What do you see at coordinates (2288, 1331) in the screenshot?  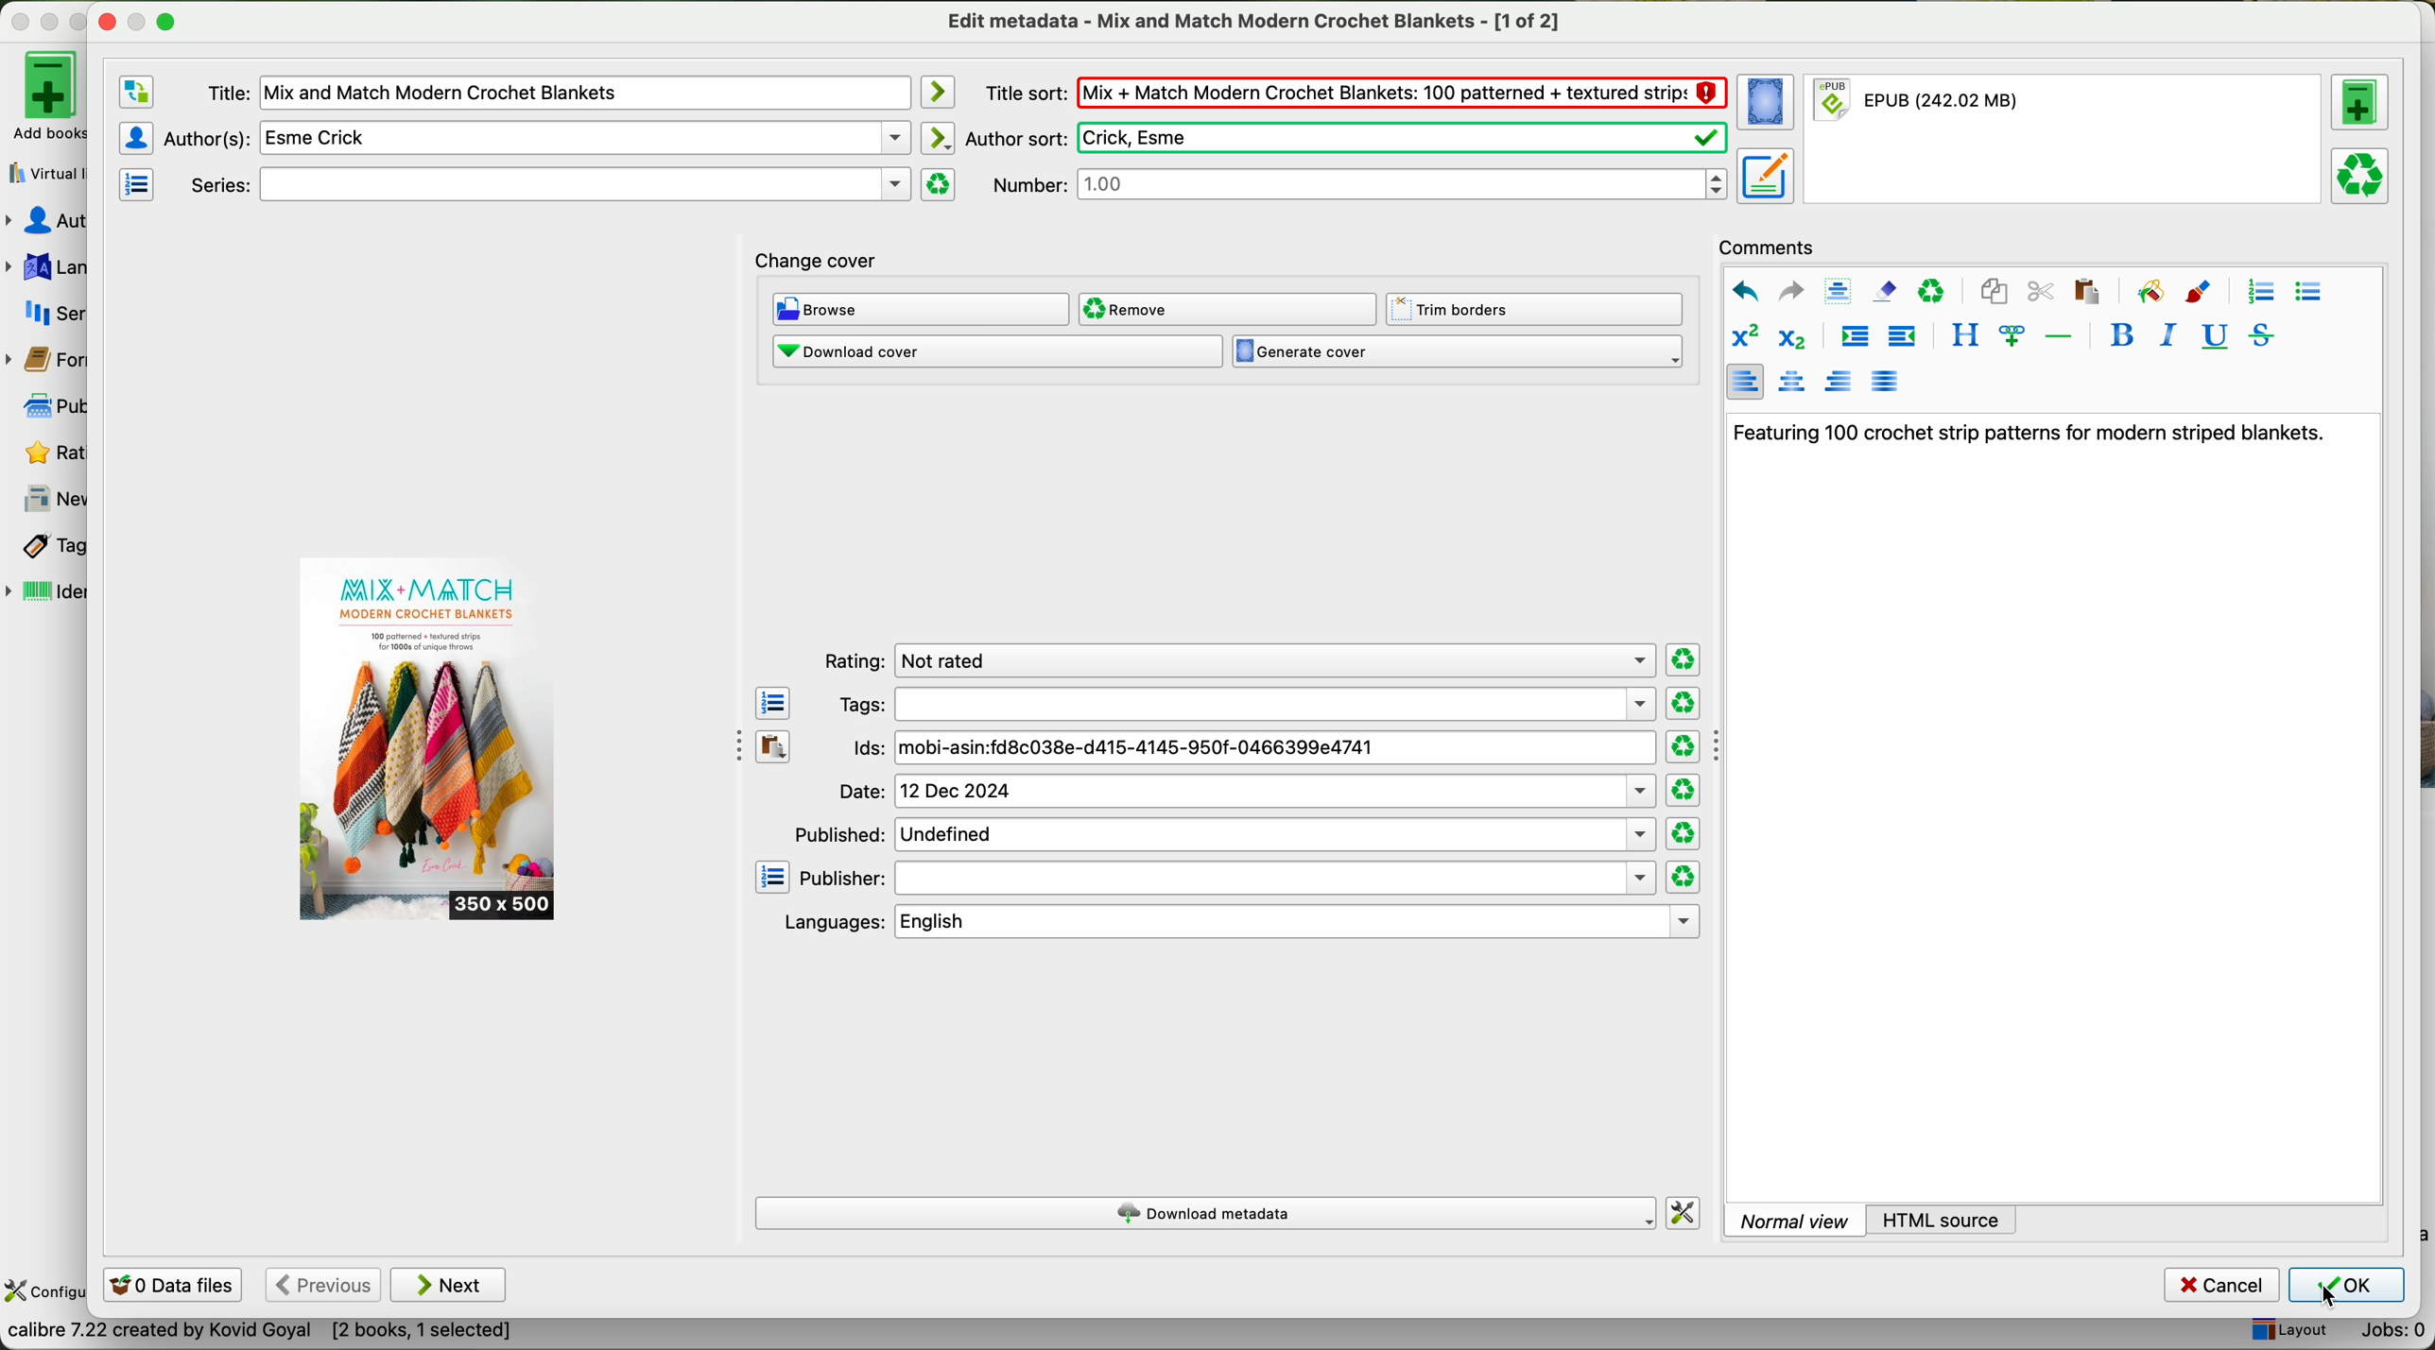 I see `layout` at bounding box center [2288, 1331].